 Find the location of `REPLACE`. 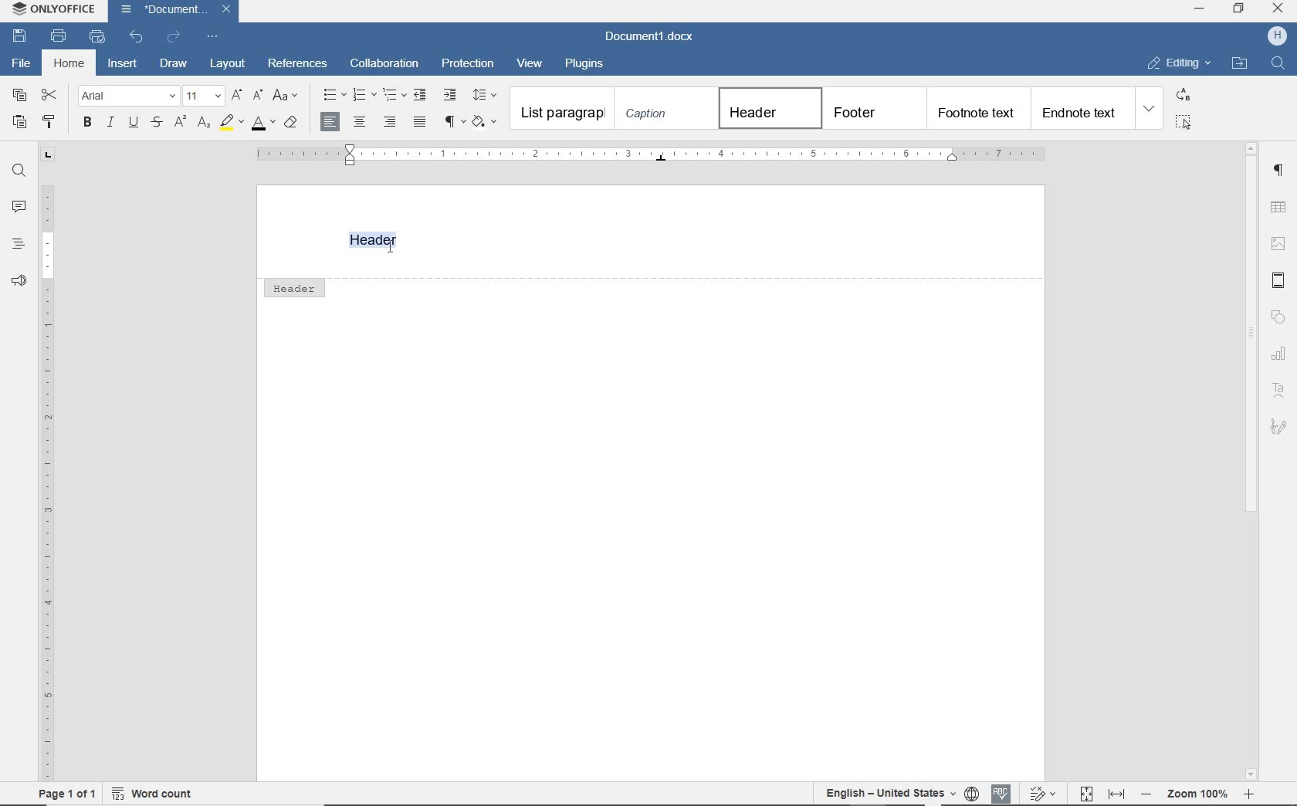

REPLACE is located at coordinates (1183, 97).